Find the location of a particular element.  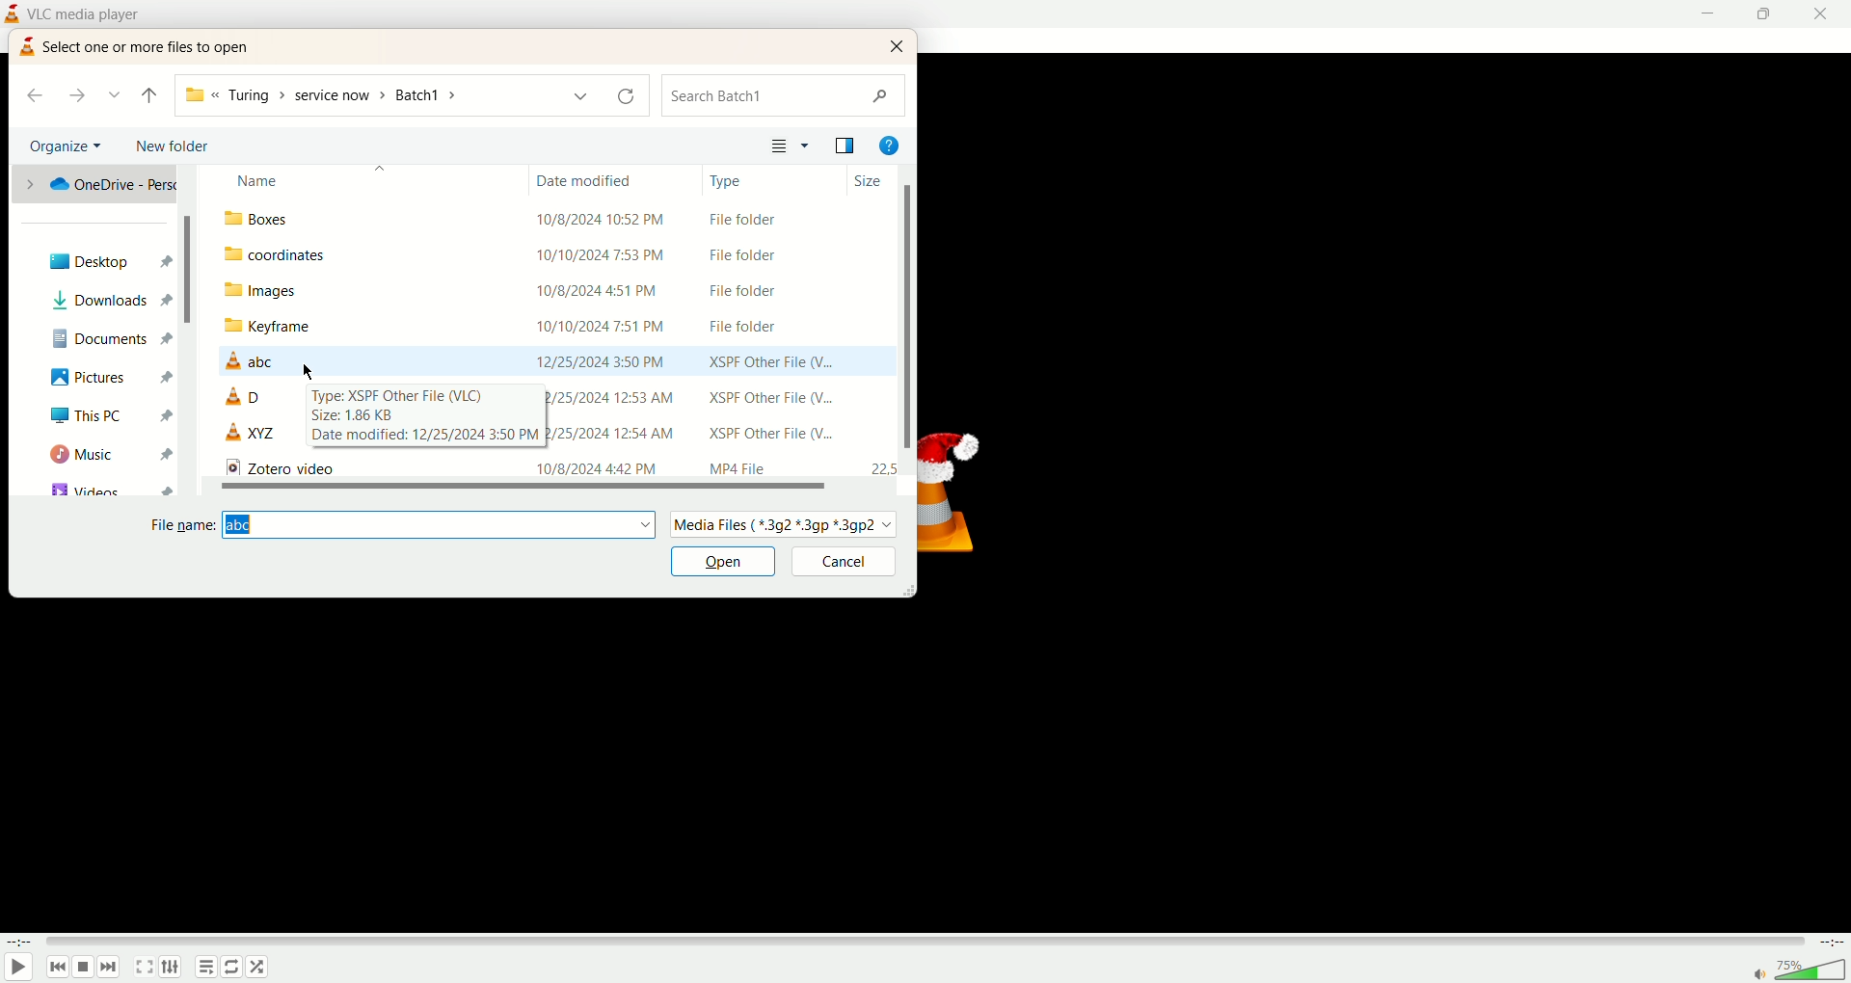

stop is located at coordinates (84, 967).